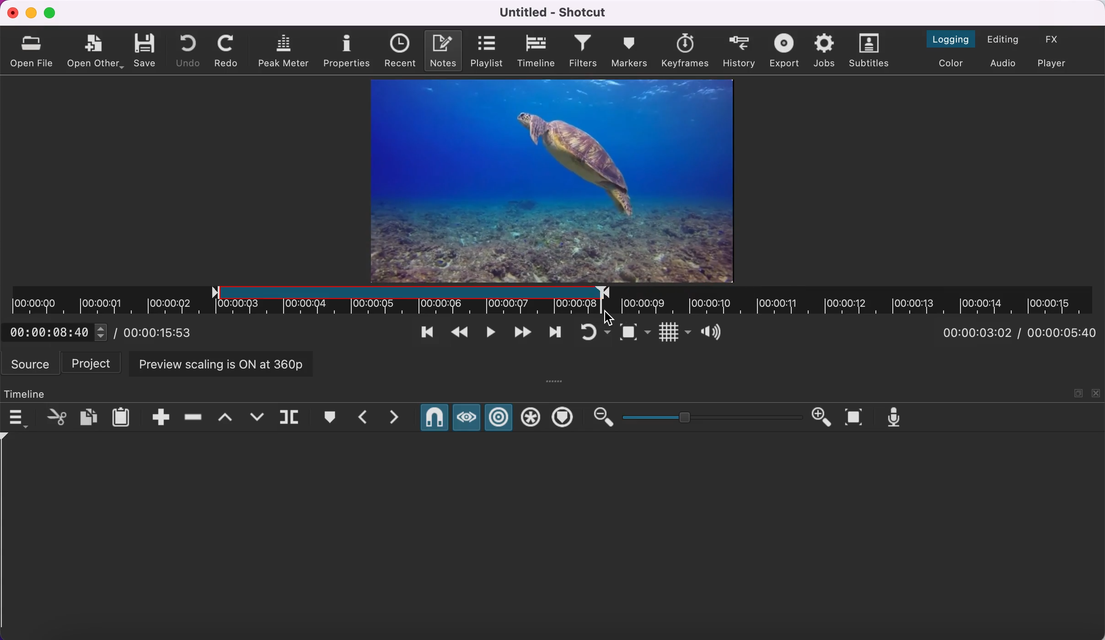 The width and height of the screenshot is (1105, 640). What do you see at coordinates (488, 334) in the screenshot?
I see `toggle play or pause` at bounding box center [488, 334].